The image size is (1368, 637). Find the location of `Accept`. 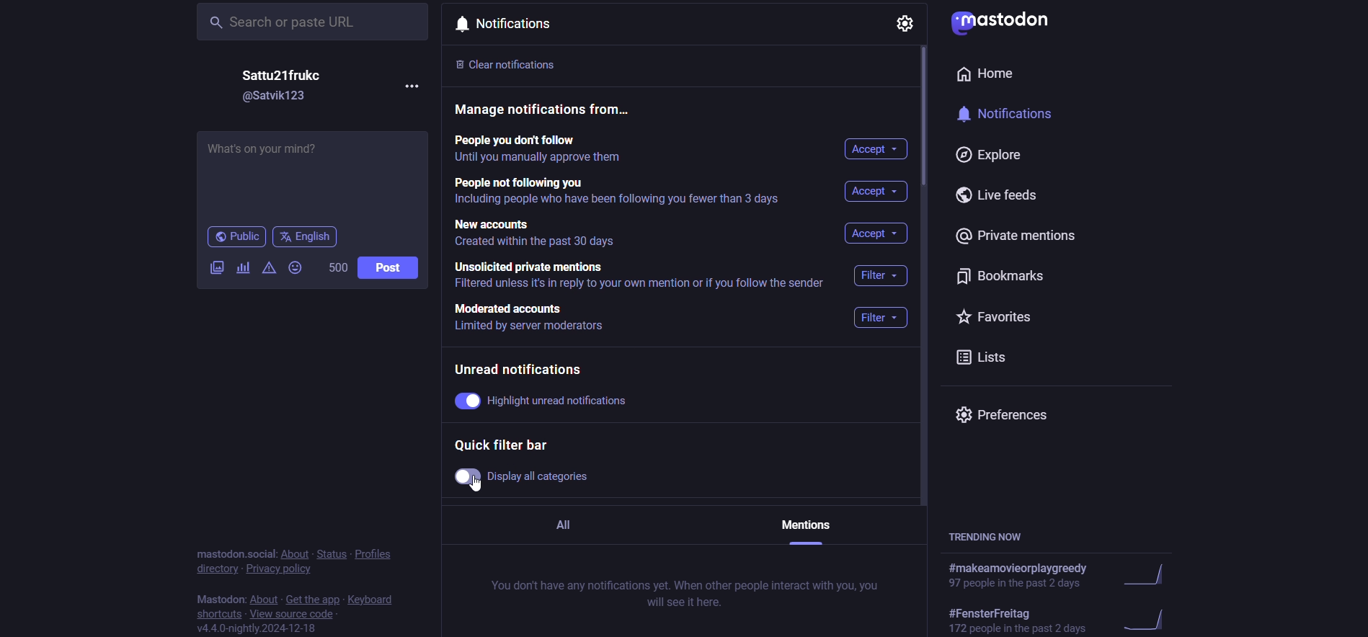

Accept is located at coordinates (876, 235).